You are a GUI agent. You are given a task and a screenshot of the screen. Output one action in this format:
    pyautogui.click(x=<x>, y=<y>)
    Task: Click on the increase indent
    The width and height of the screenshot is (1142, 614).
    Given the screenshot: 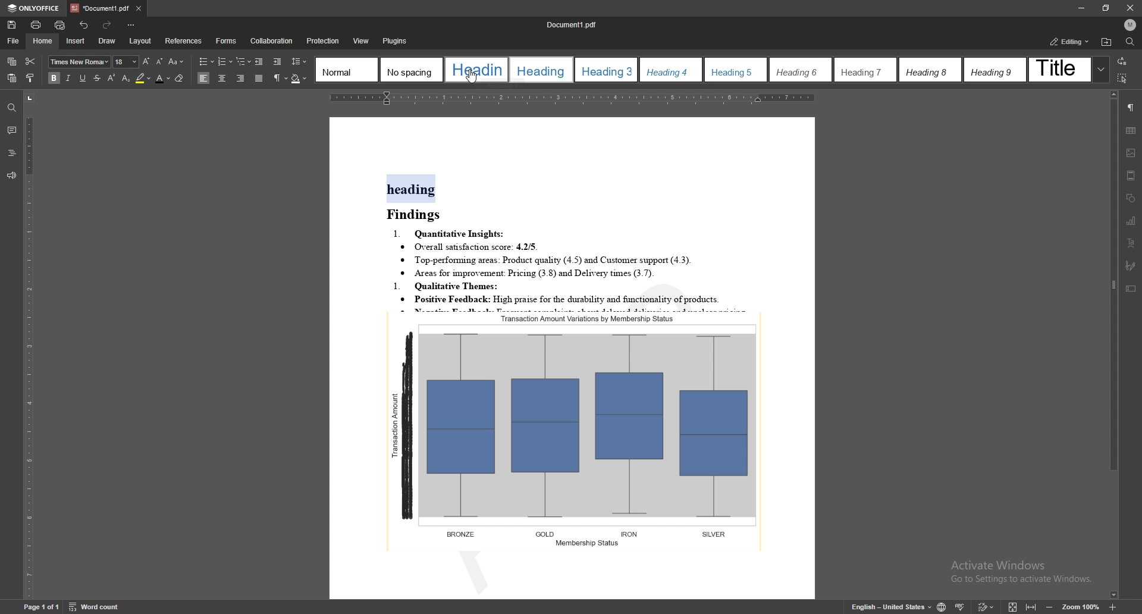 What is the action you would take?
    pyautogui.click(x=278, y=62)
    